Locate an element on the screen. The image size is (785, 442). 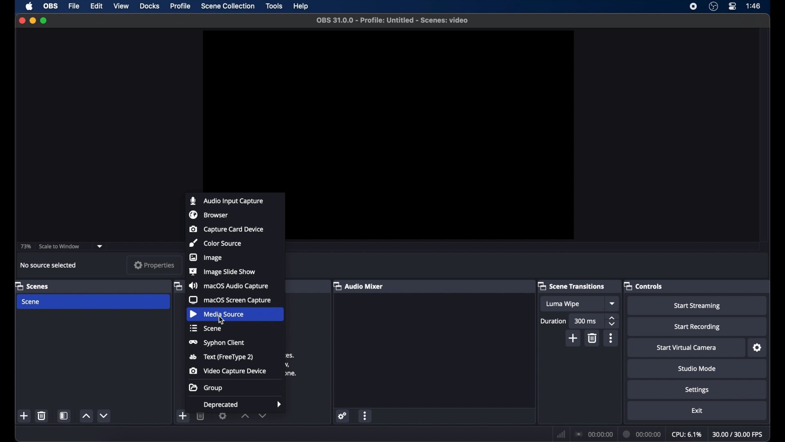
image is located at coordinates (206, 257).